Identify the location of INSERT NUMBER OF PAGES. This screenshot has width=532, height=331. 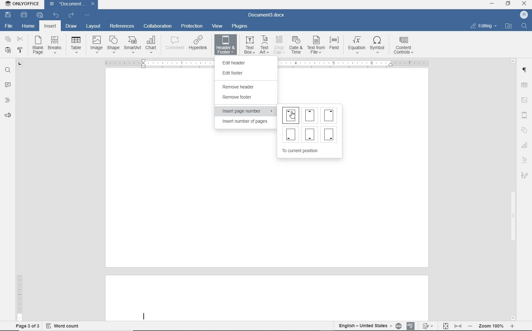
(244, 122).